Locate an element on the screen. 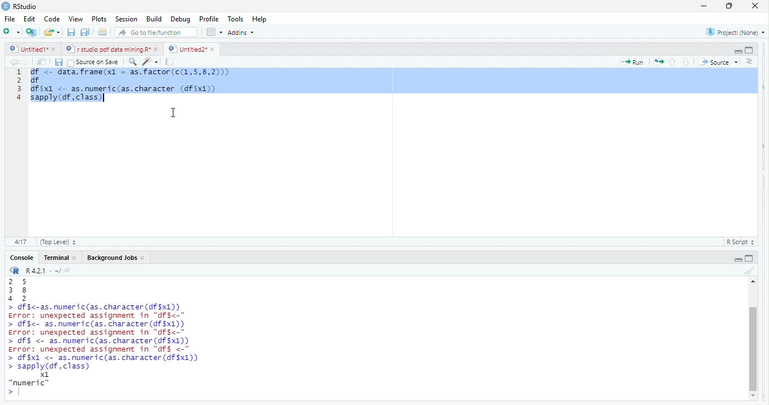  show in new window. is located at coordinates (43, 62).